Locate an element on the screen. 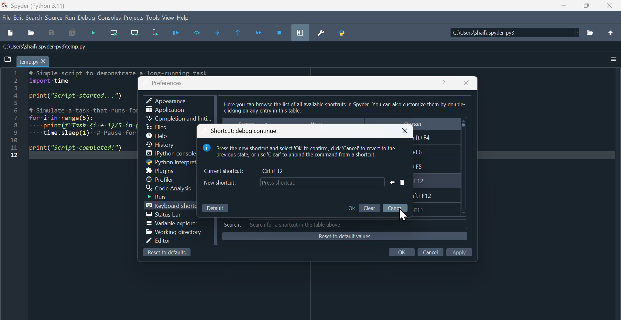 Image resolution: width=621 pixels, height=320 pixels. working Directory is located at coordinates (174, 233).